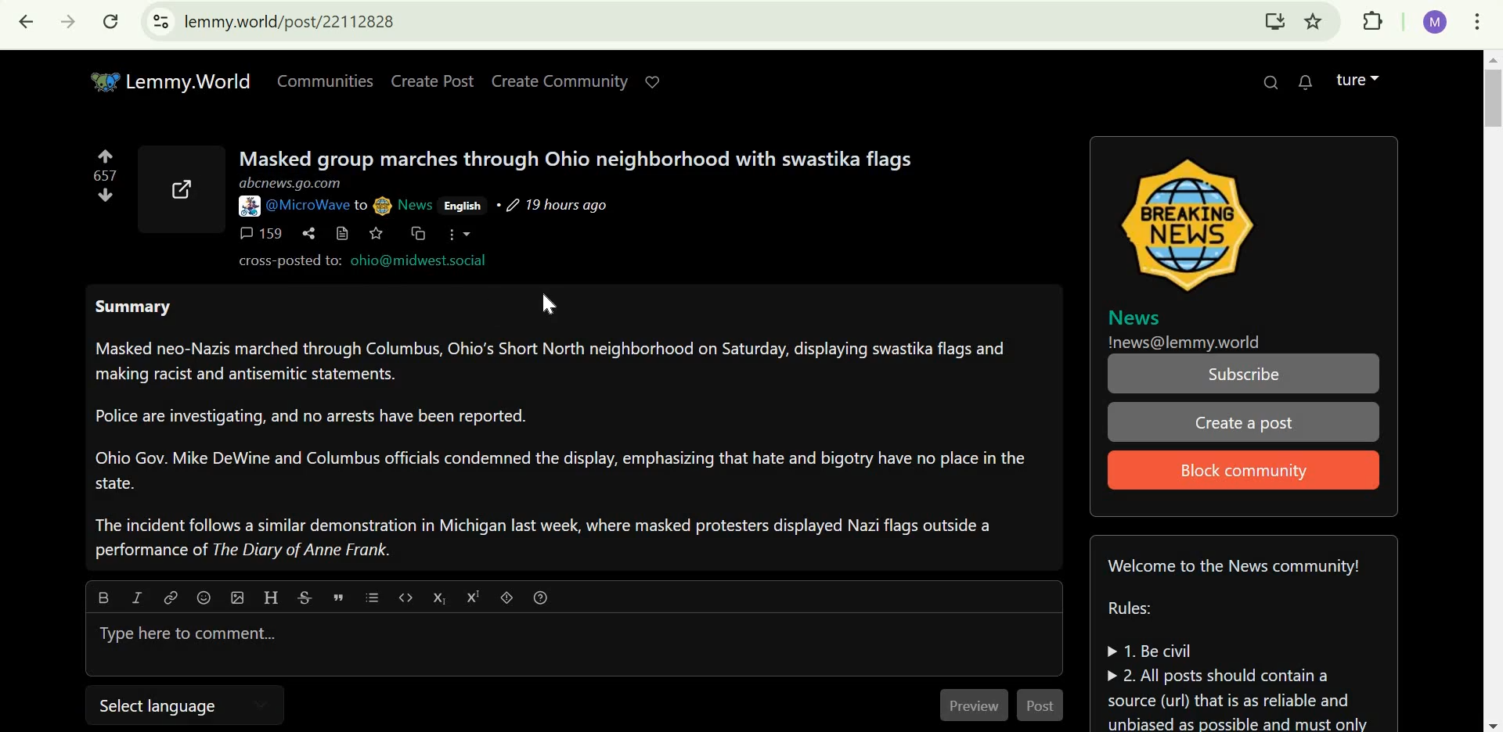 Image resolution: width=1503 pixels, height=732 pixels. I want to click on Click to go forward, hold to see history, so click(73, 23).